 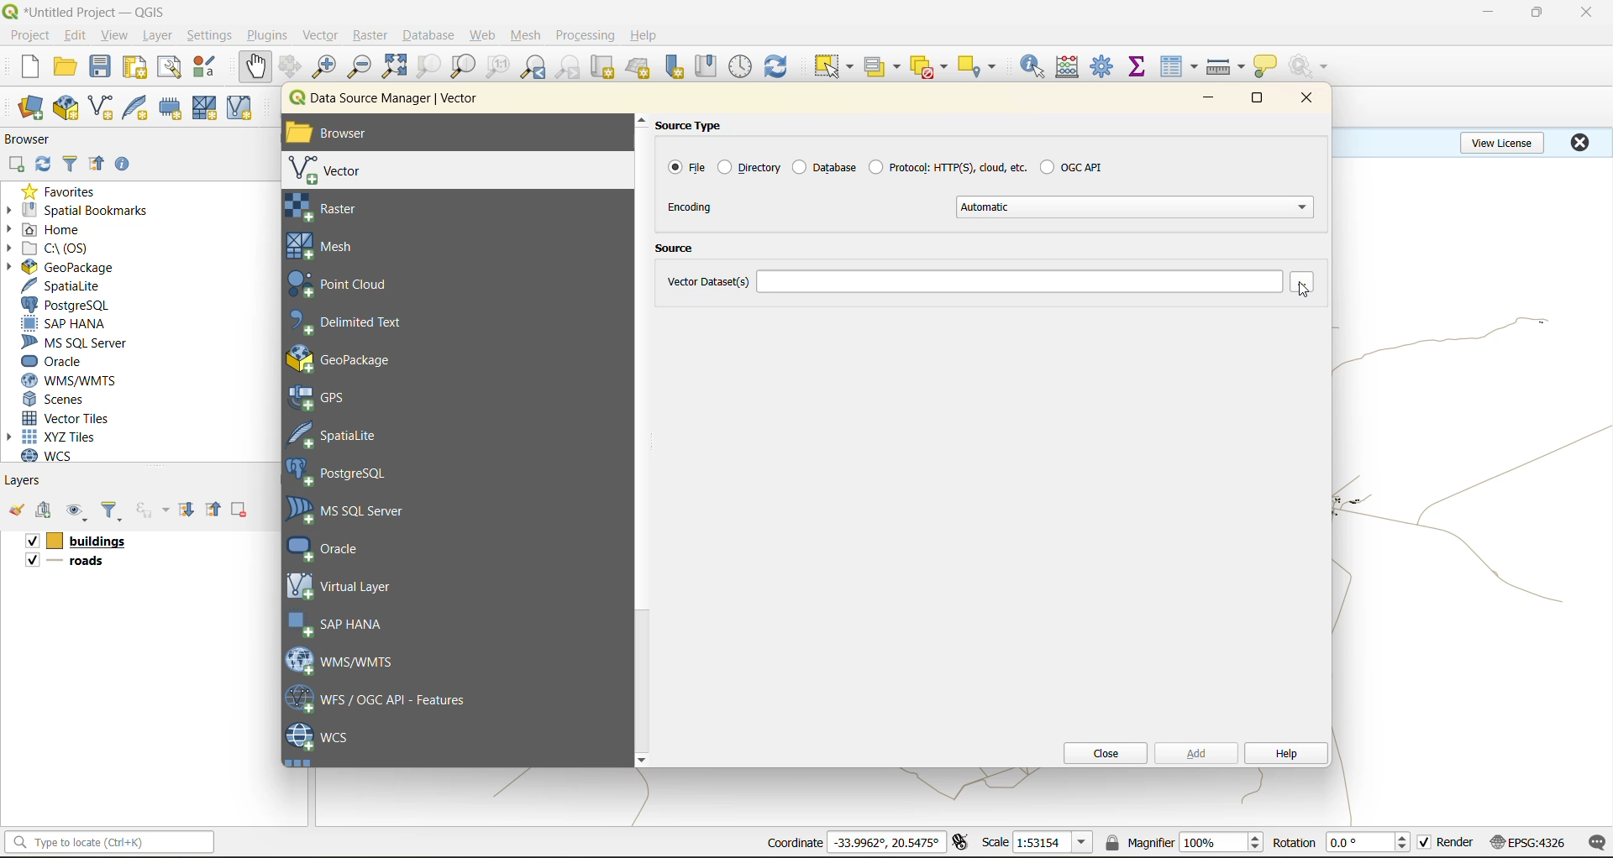 I want to click on web, so click(x=483, y=35).